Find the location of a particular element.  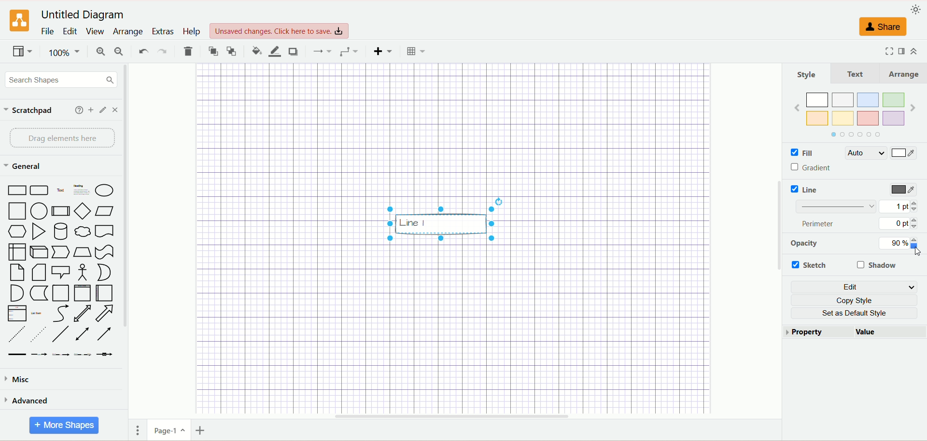

Note is located at coordinates (15, 273).